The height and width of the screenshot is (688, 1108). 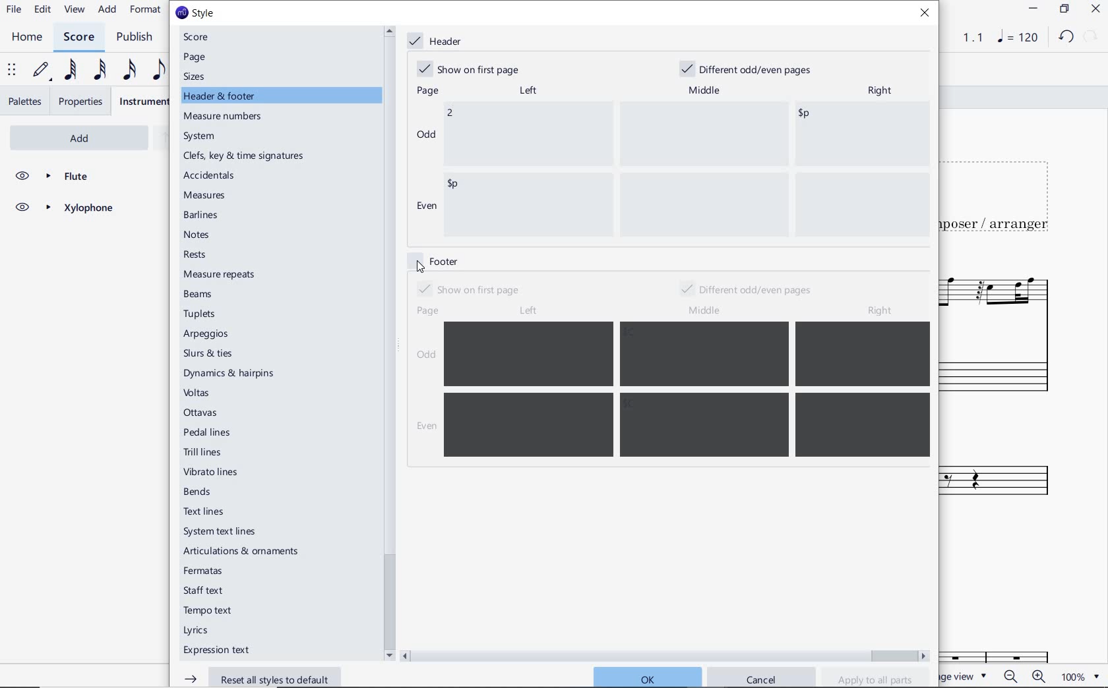 I want to click on even, so click(x=425, y=208).